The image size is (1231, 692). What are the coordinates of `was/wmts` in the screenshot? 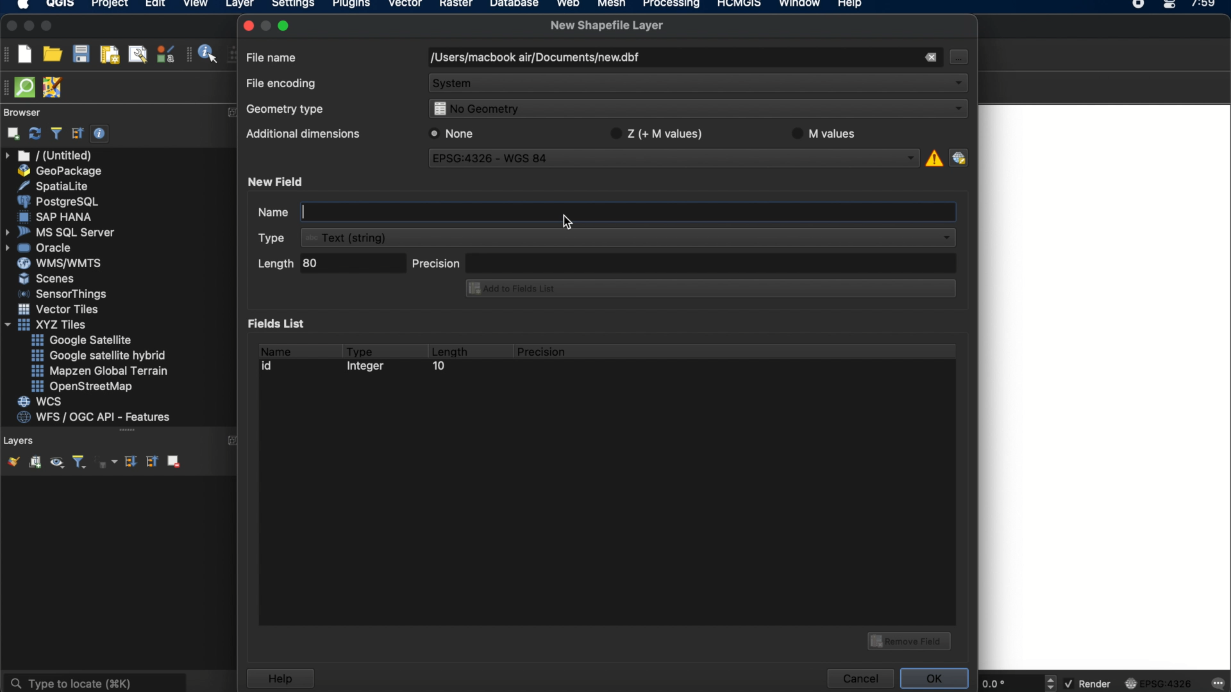 It's located at (61, 264).